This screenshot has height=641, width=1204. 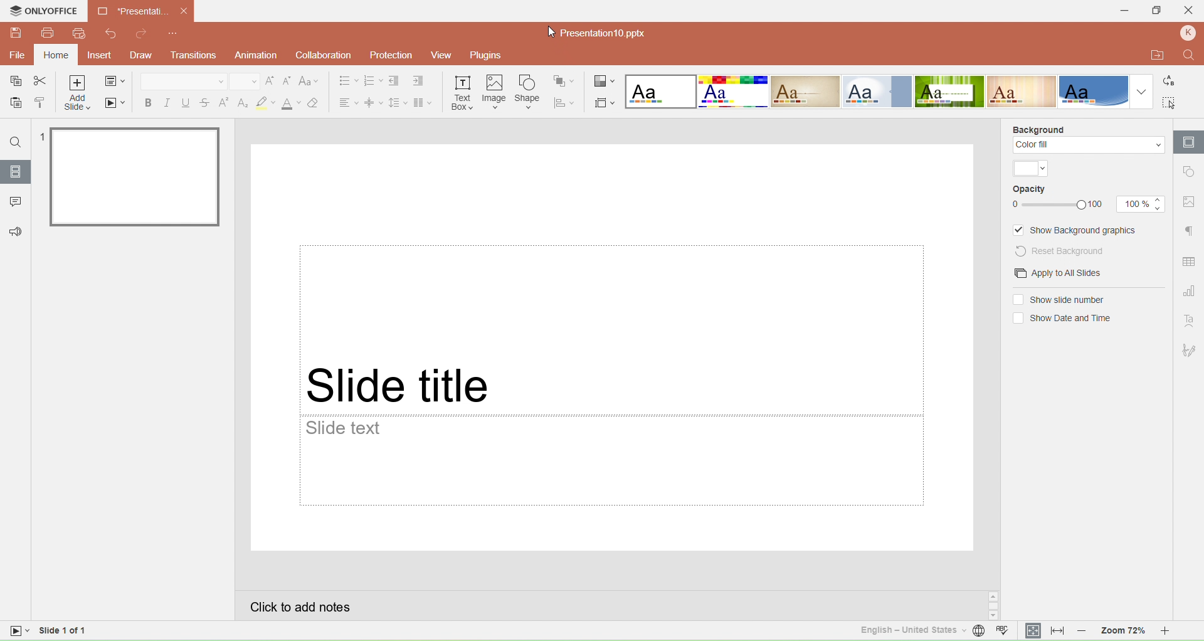 What do you see at coordinates (205, 102) in the screenshot?
I see `Strike through` at bounding box center [205, 102].